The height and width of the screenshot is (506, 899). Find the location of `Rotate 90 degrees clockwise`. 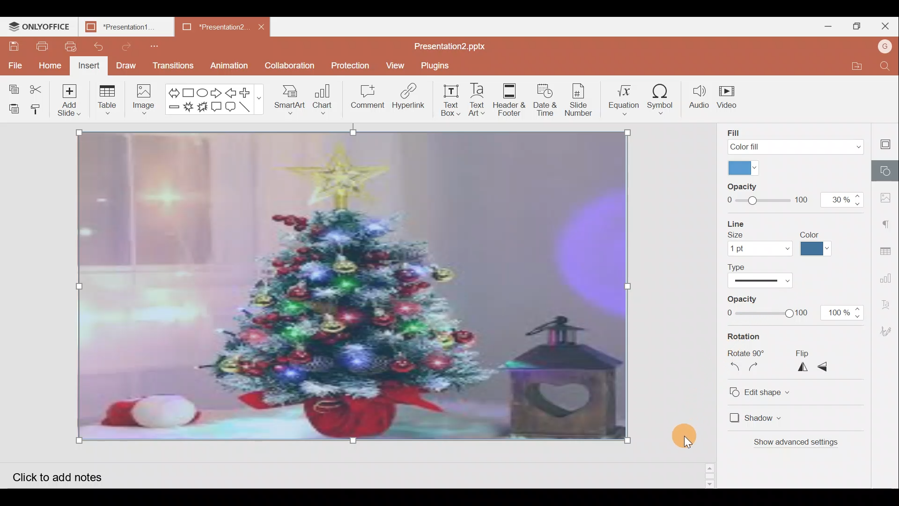

Rotate 90 degrees clockwise is located at coordinates (759, 369).